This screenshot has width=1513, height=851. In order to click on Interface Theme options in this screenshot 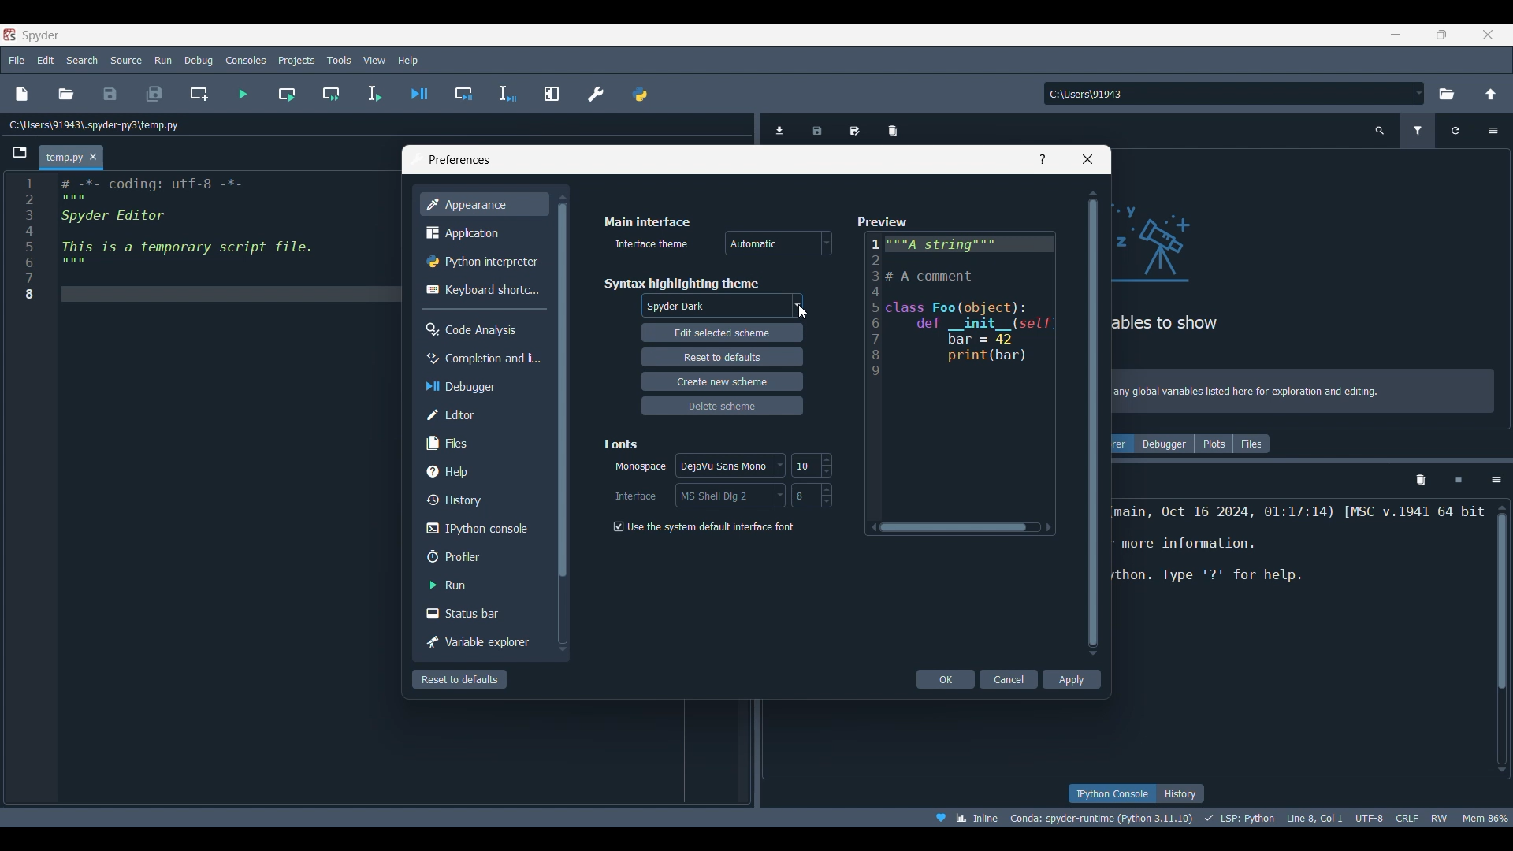, I will do `click(779, 243)`.